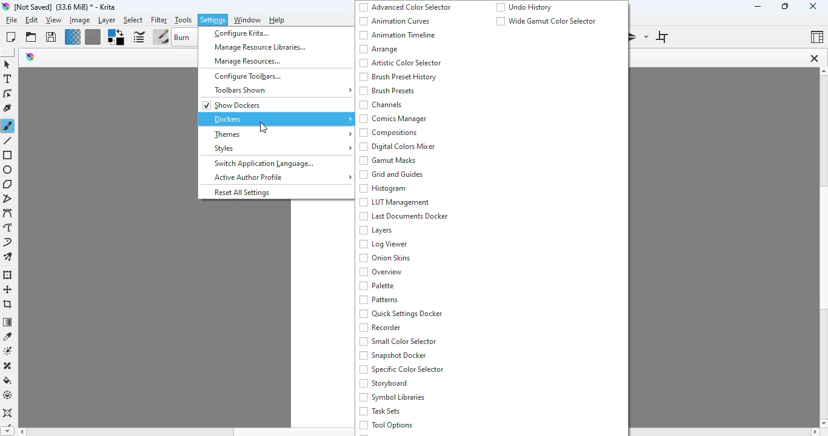 The height and width of the screenshot is (436, 828). Describe the element at coordinates (381, 105) in the screenshot. I see `channels` at that location.